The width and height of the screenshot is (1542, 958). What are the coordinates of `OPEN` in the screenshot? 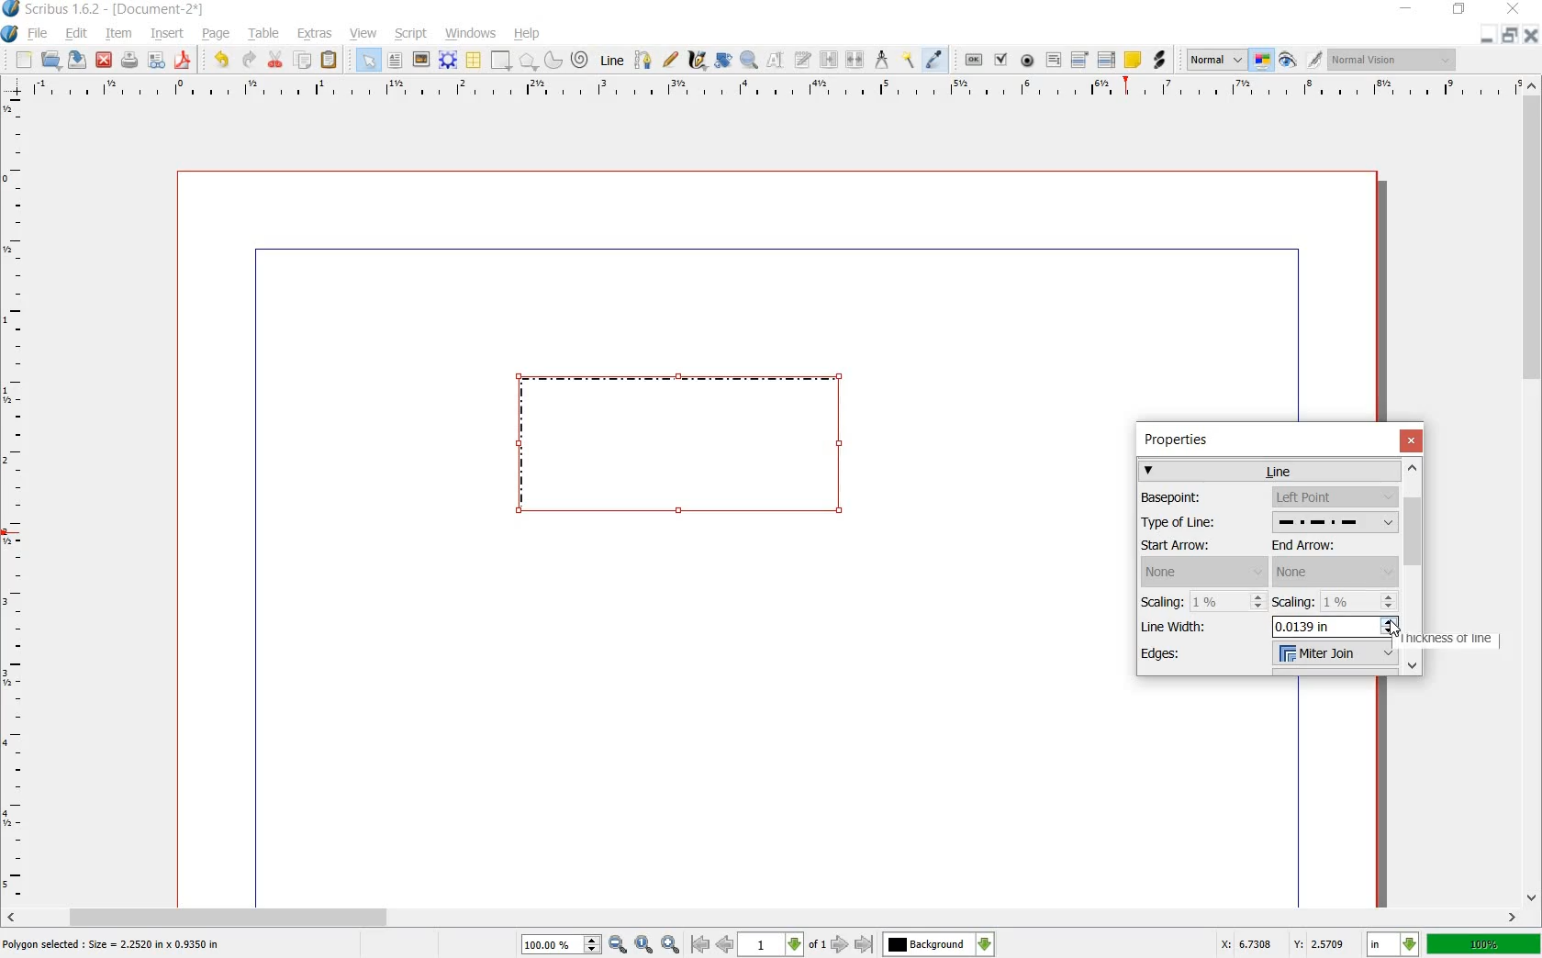 It's located at (51, 61).